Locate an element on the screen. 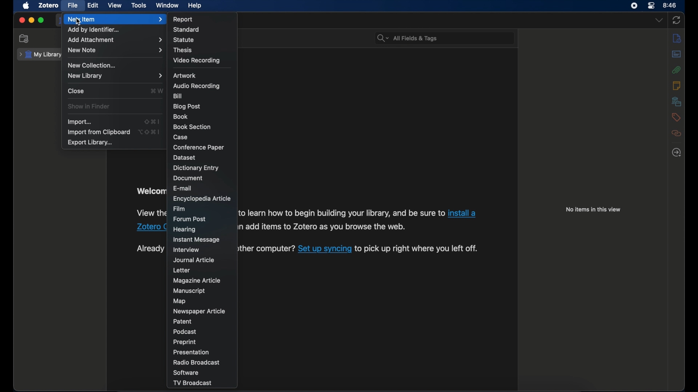  forum post is located at coordinates (190, 219).